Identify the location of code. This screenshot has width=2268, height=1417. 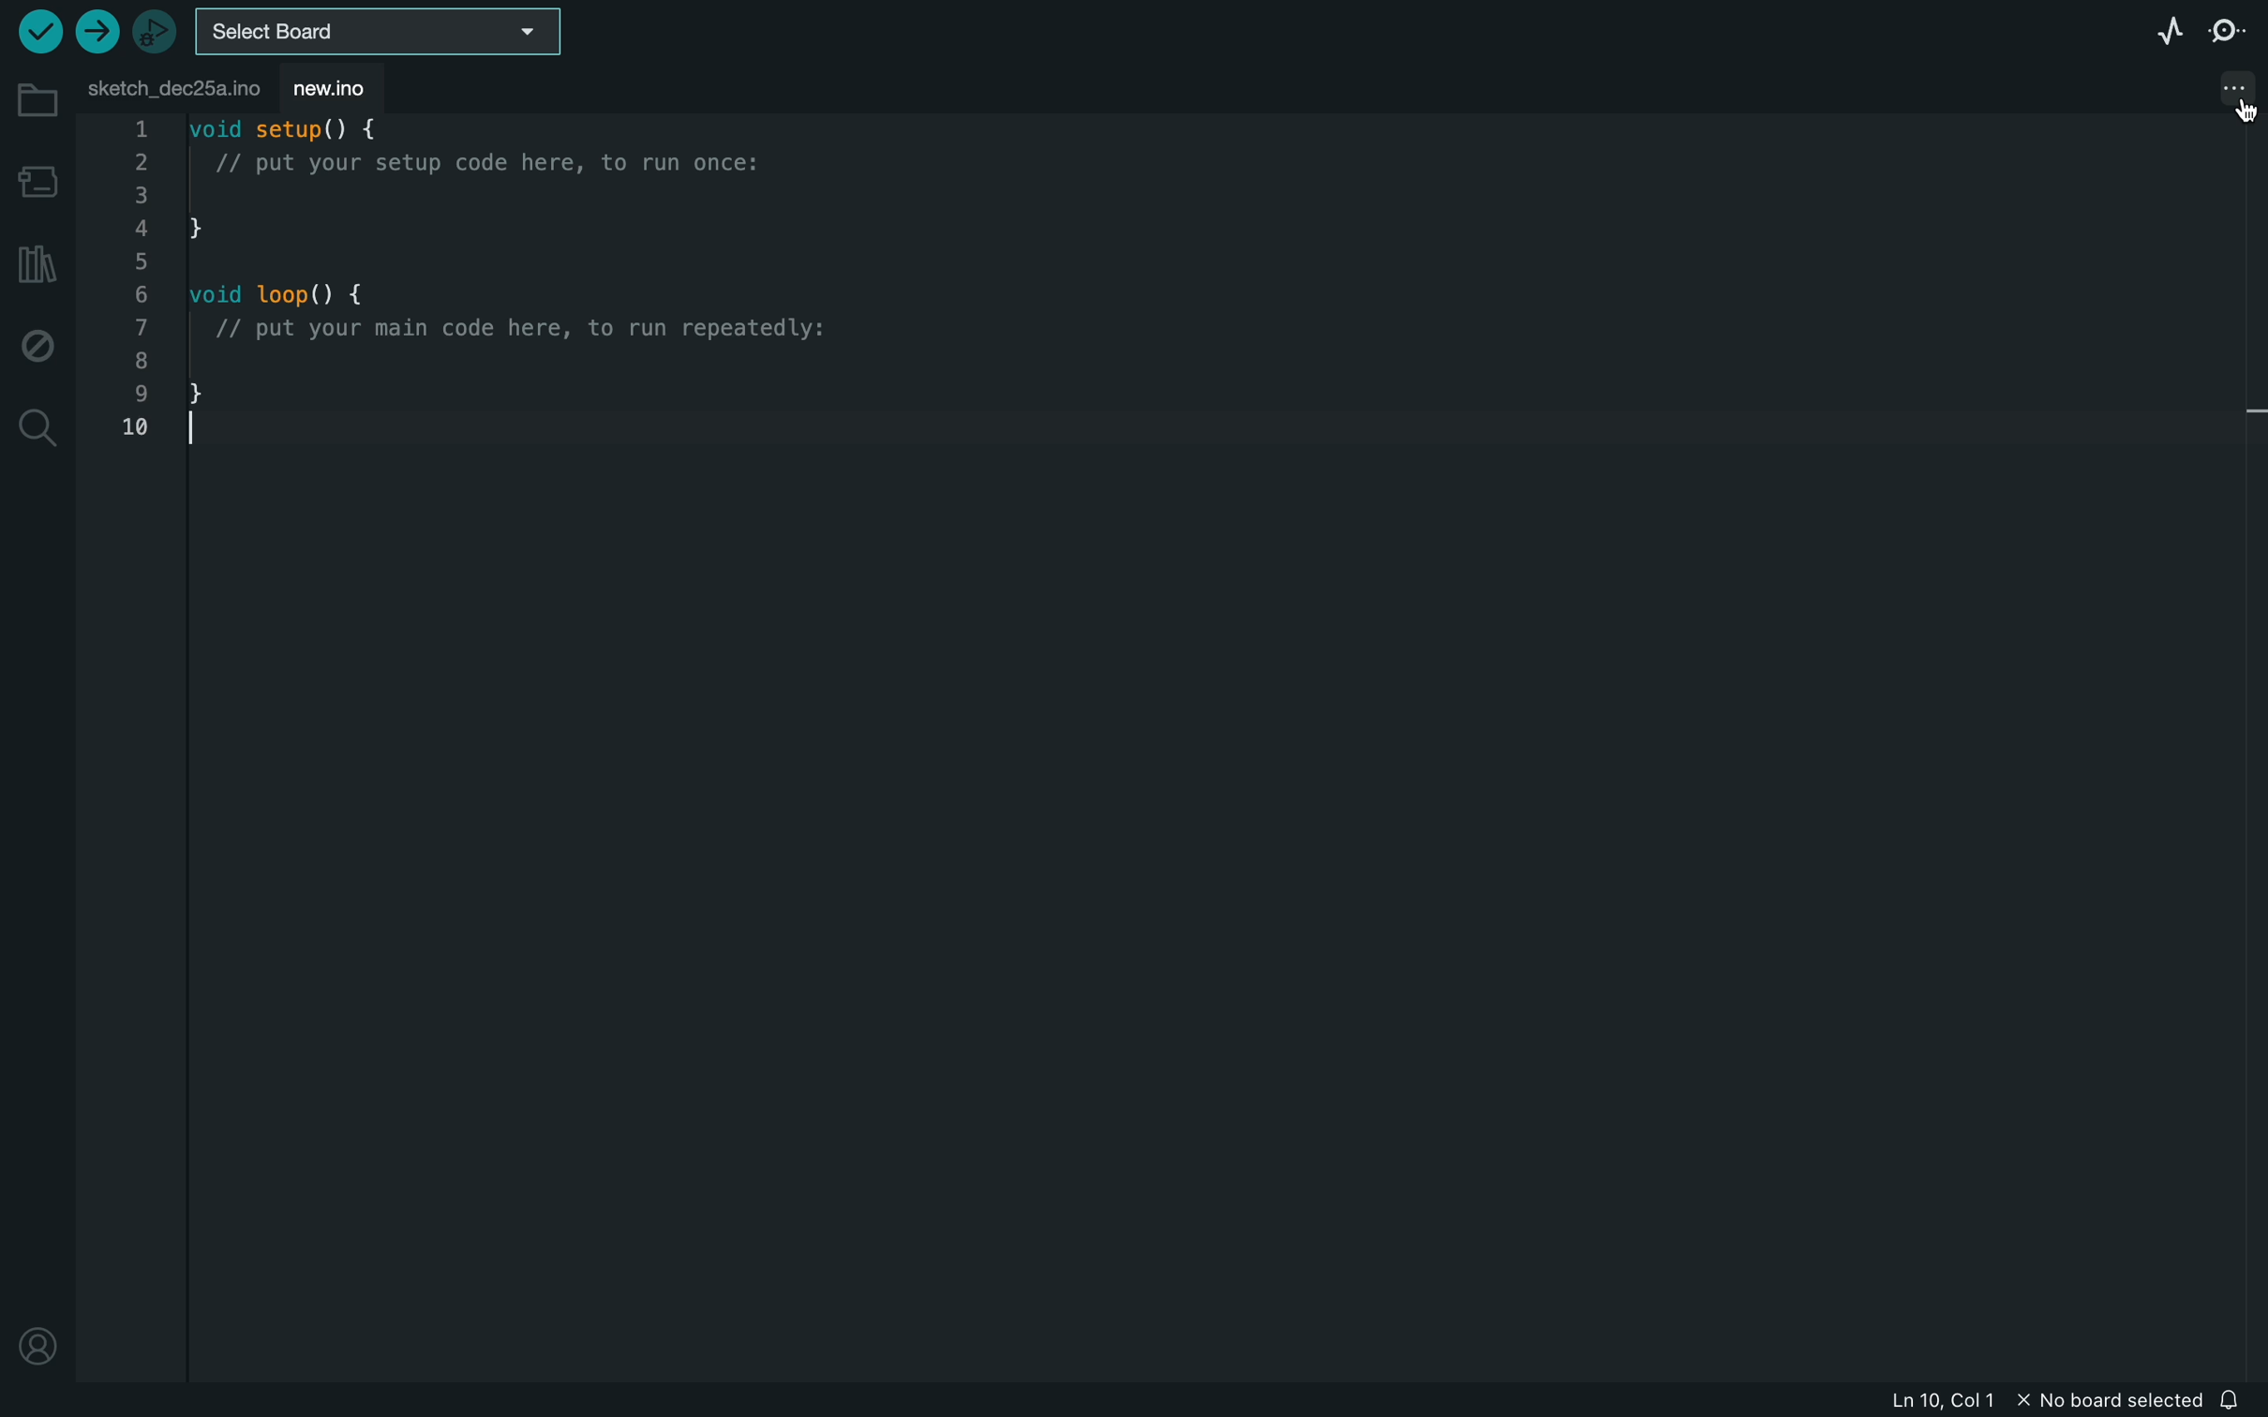
(513, 289).